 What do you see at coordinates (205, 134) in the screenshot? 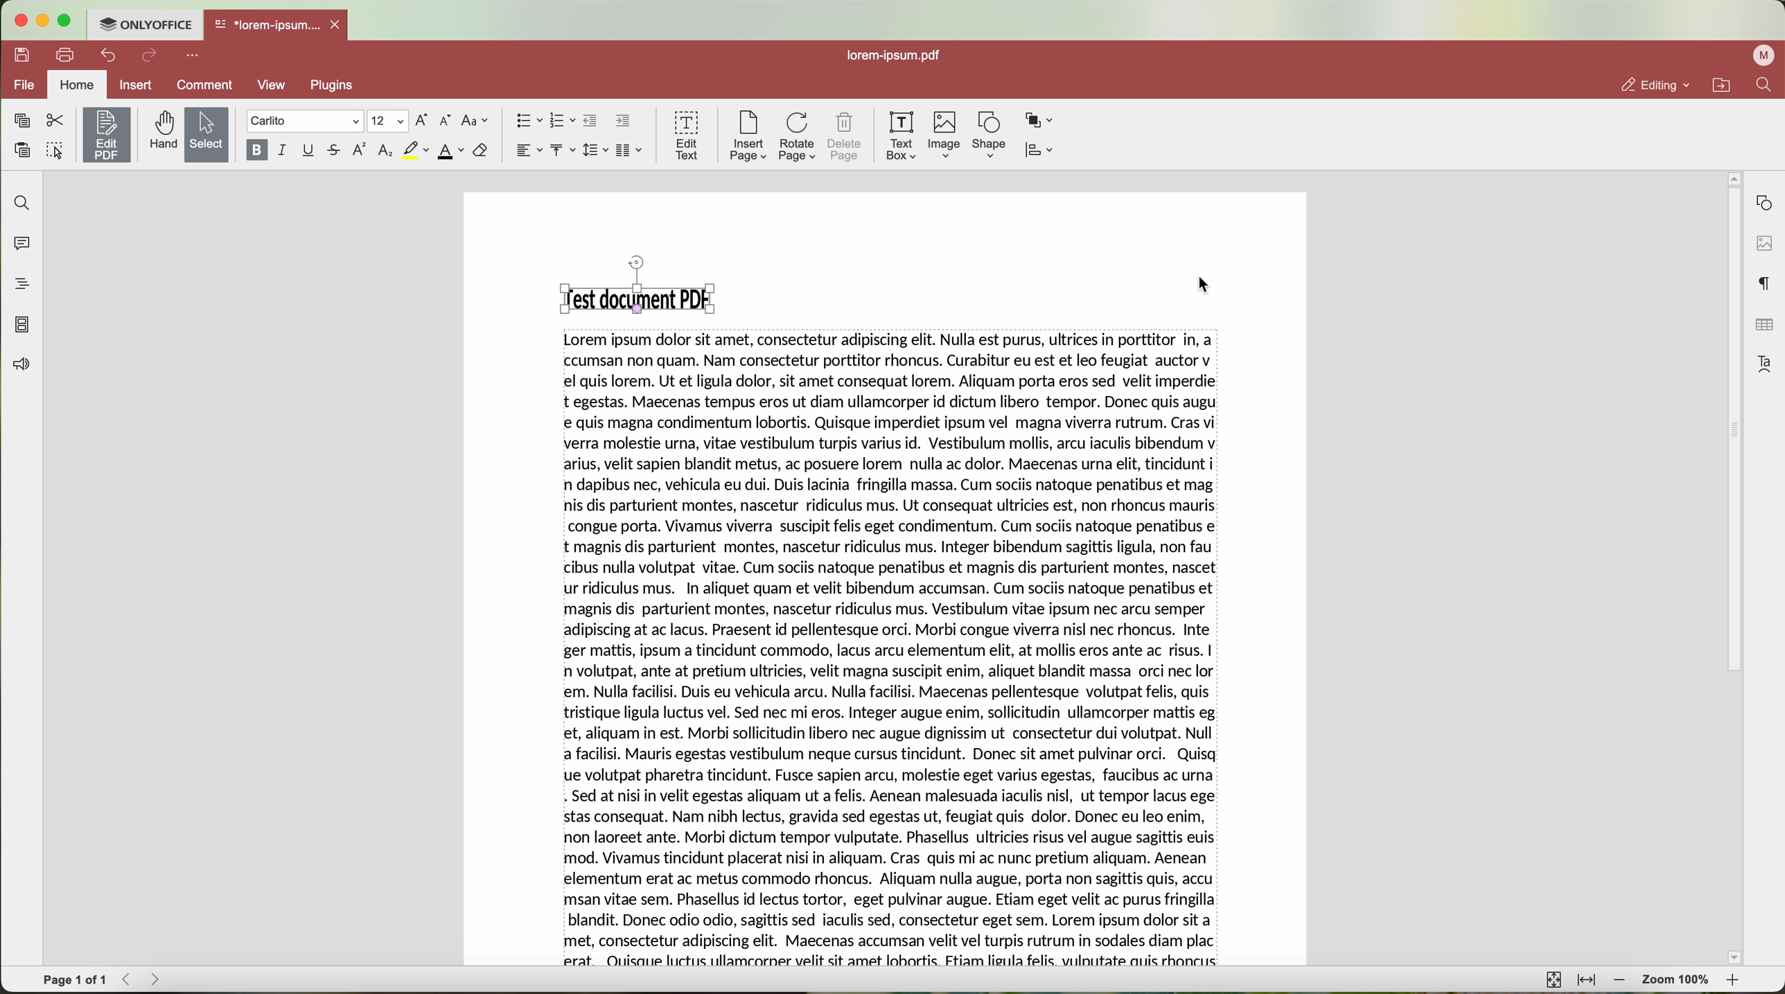
I see `select` at bounding box center [205, 134].